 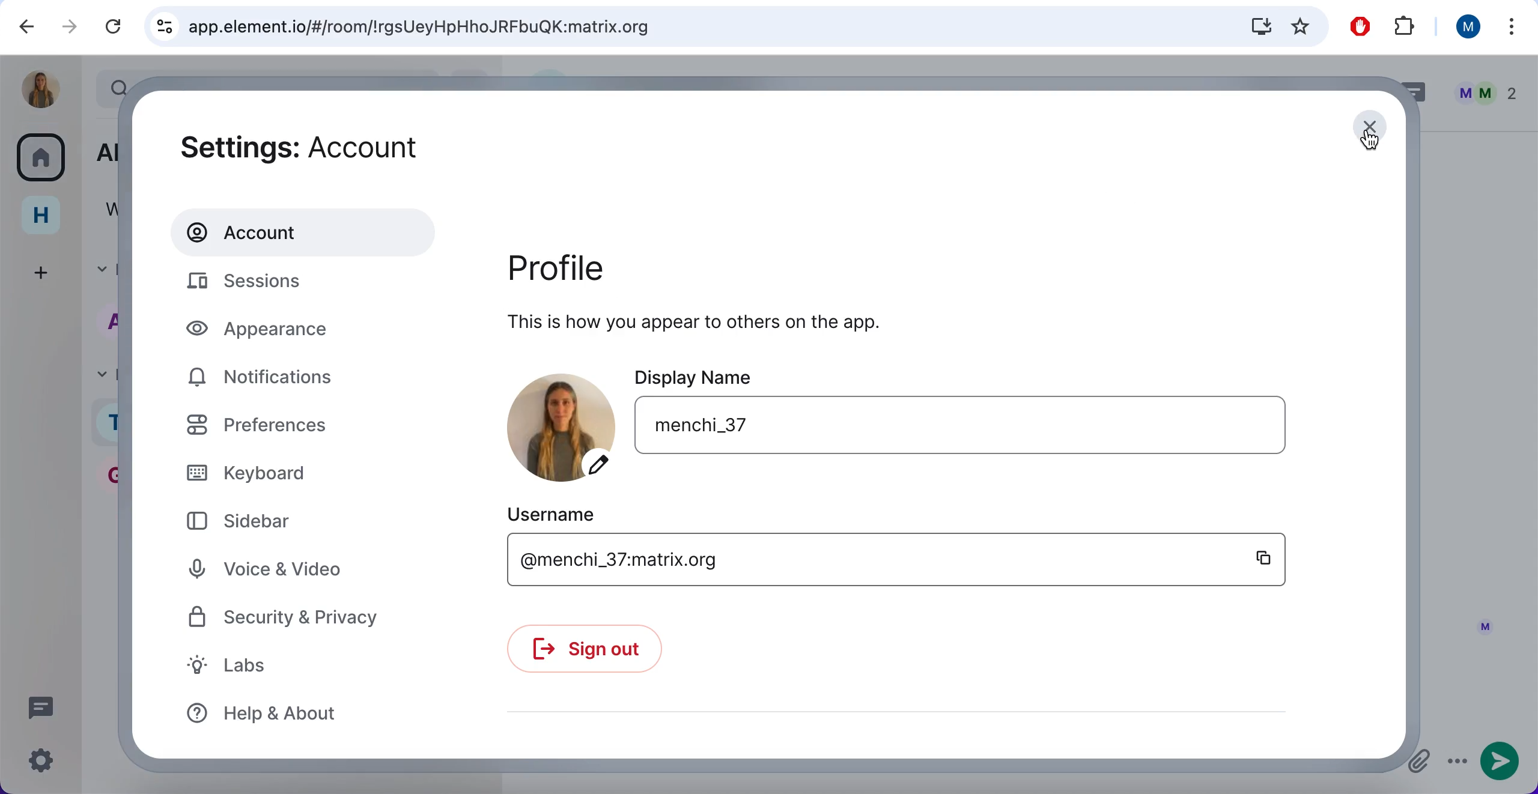 I want to click on sign out, so click(x=599, y=655).